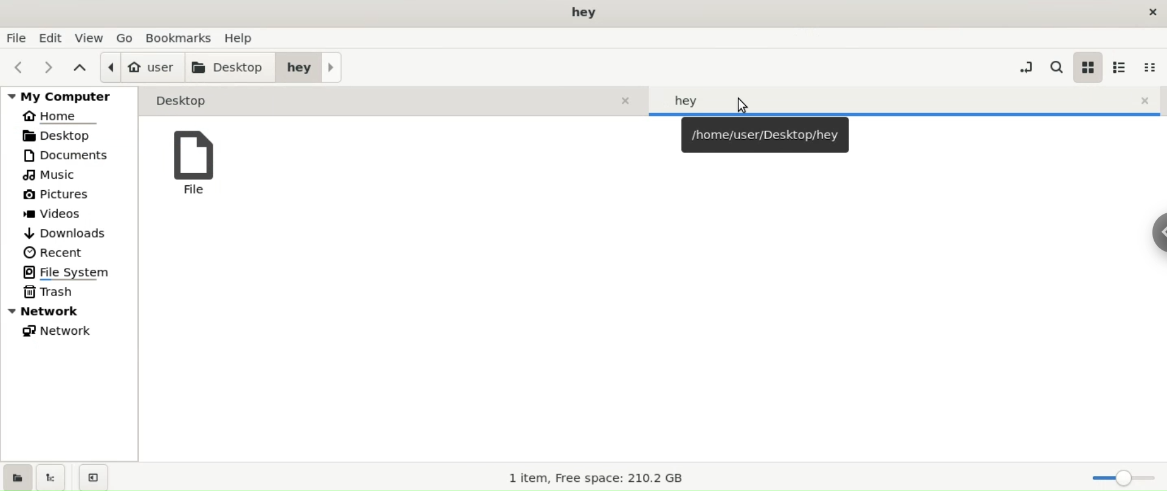 The height and width of the screenshot is (491, 1167). I want to click on recent, so click(72, 253).